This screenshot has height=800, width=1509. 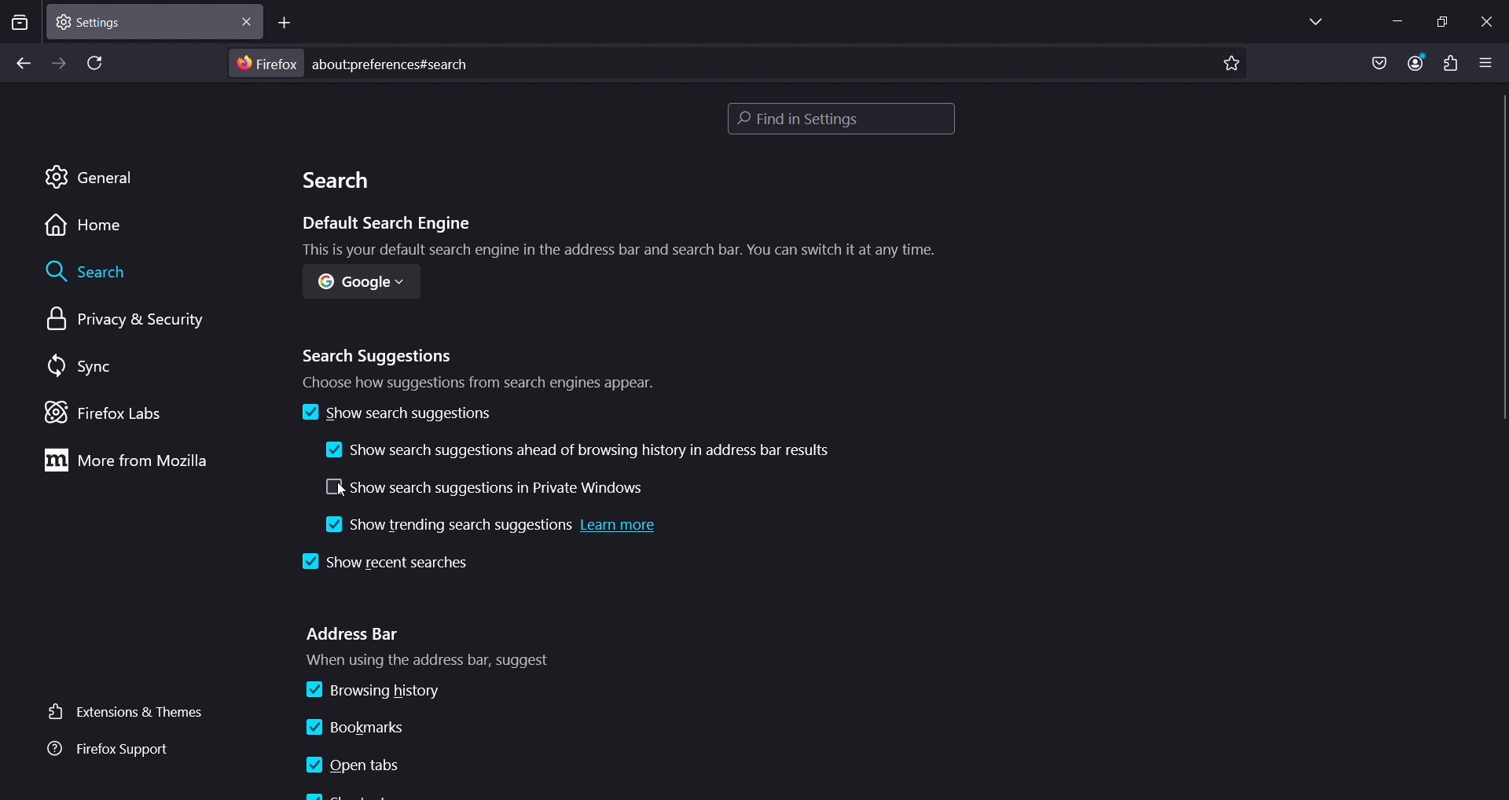 I want to click on search, so click(x=90, y=273).